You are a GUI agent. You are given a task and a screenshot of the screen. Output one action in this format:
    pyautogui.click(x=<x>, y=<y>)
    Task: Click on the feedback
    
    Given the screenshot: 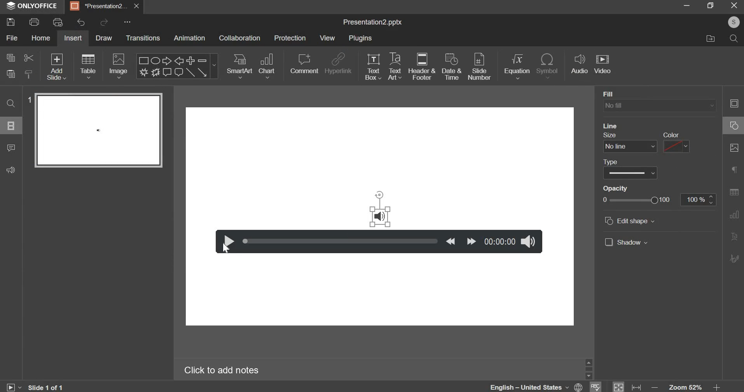 What is the action you would take?
    pyautogui.click(x=14, y=170)
    